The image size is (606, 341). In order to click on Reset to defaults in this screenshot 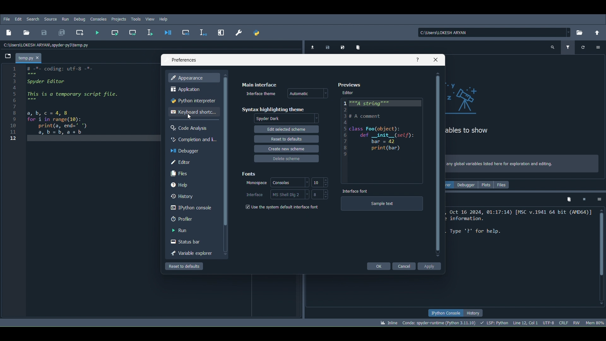, I will do `click(184, 266)`.